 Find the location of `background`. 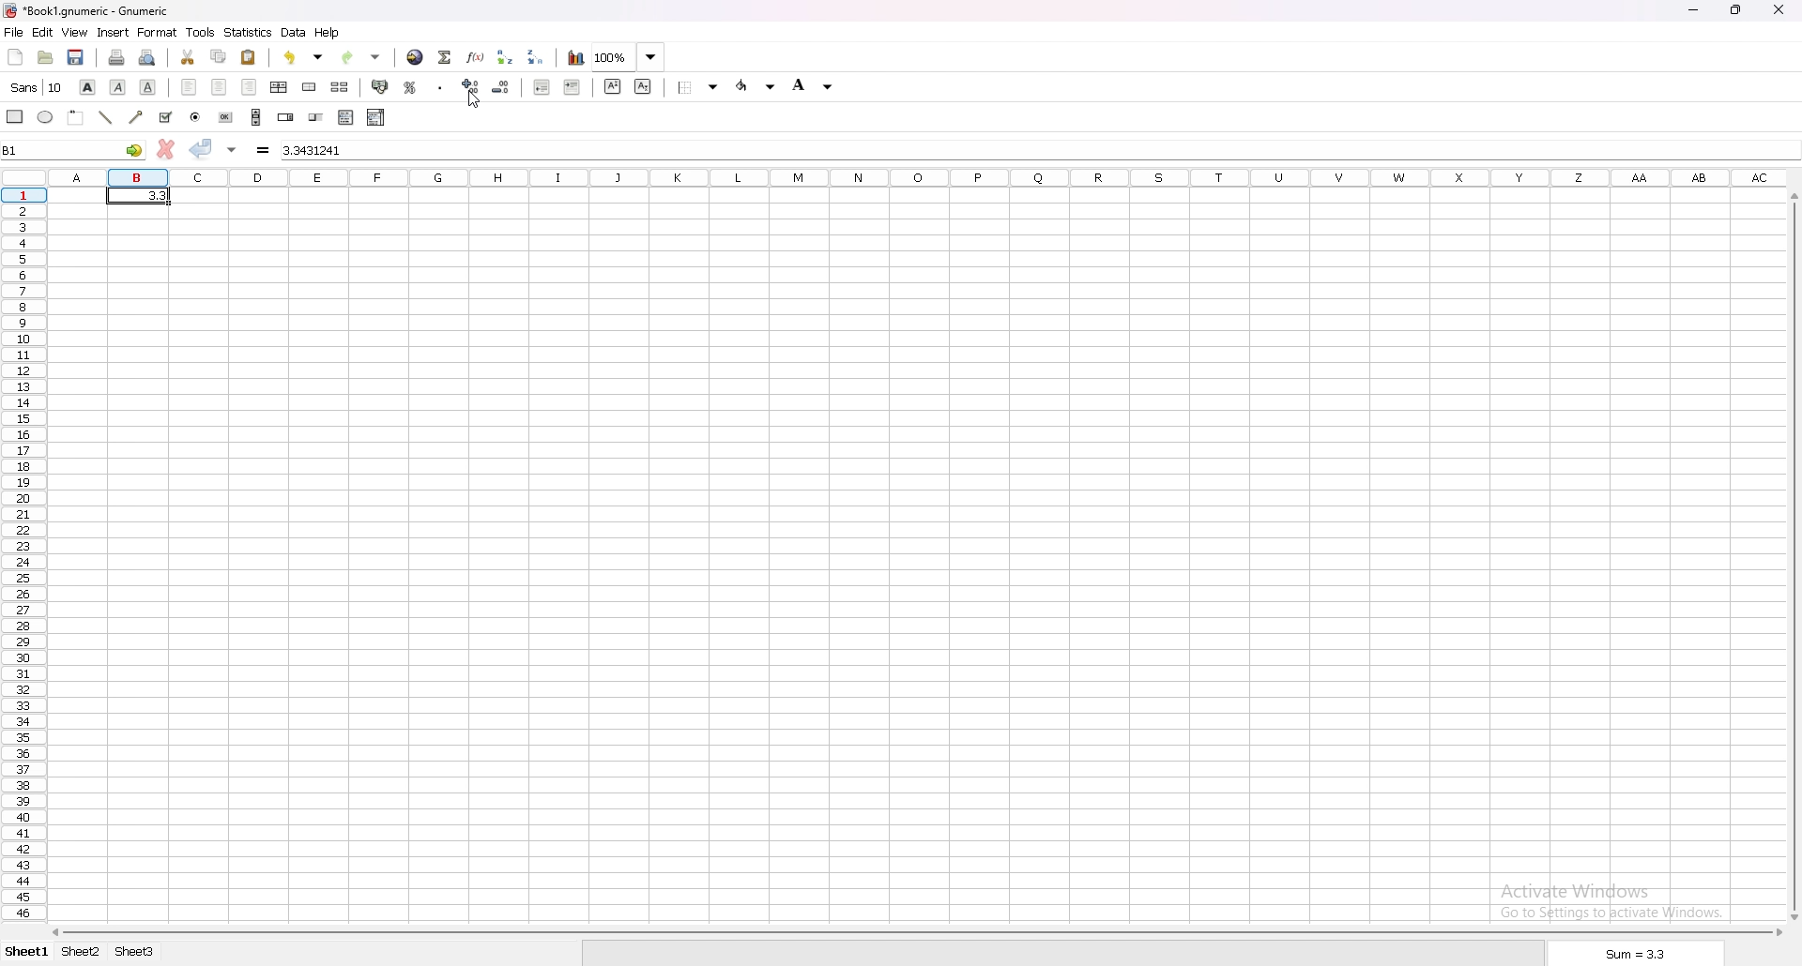

background is located at coordinates (813, 87).